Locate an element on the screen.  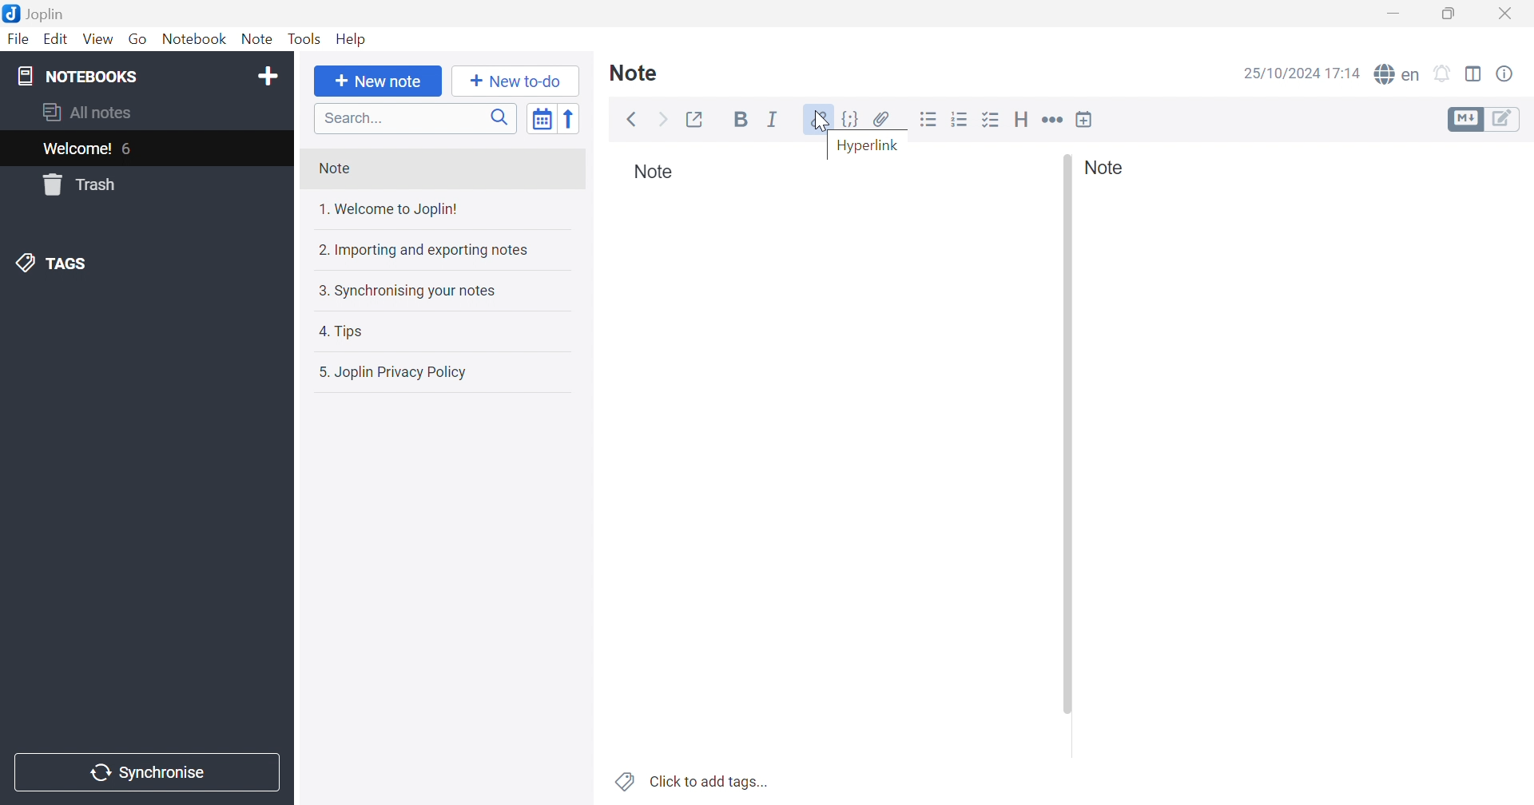
Welcome! 6 is located at coordinates (145, 149).